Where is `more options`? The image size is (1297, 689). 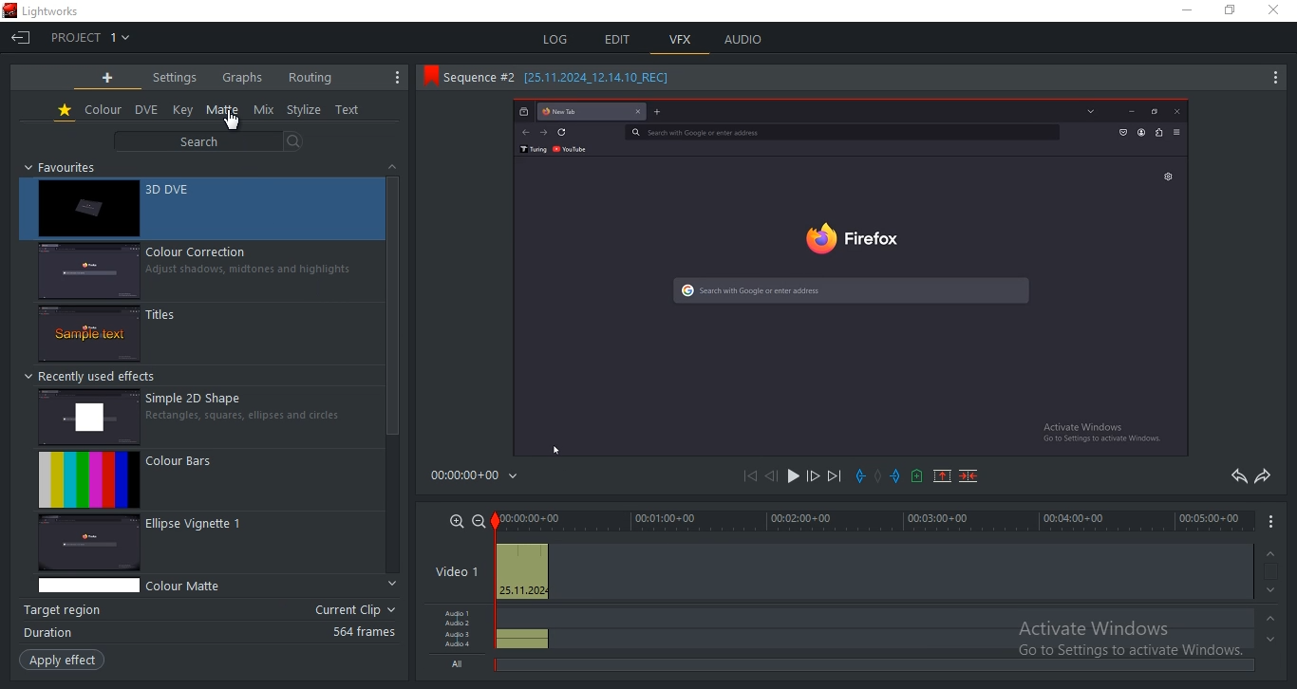 more options is located at coordinates (1272, 81).